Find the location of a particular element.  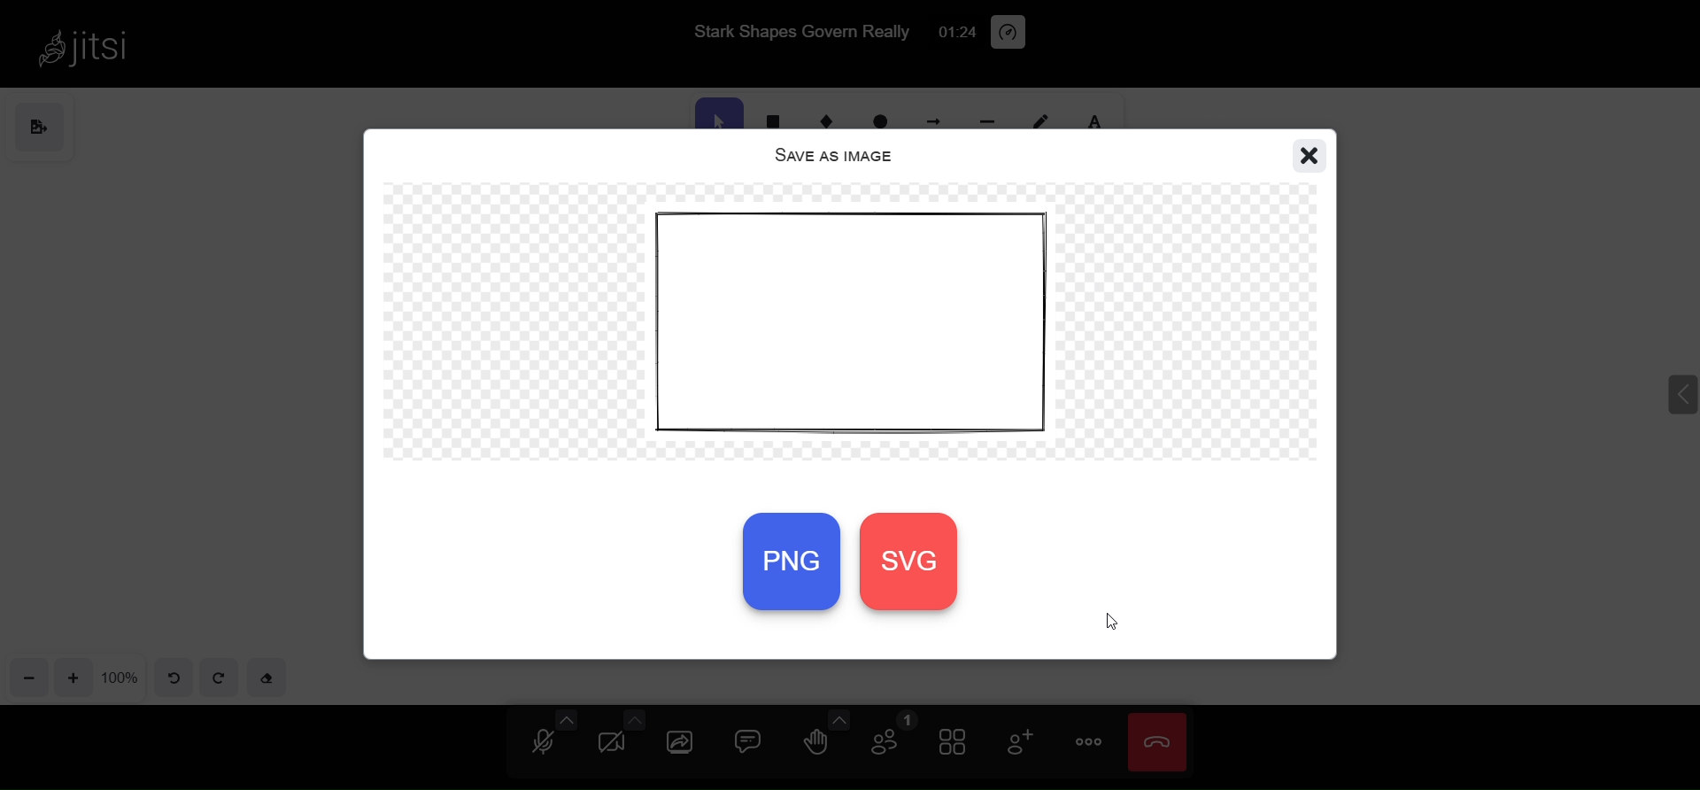

camera is located at coordinates (612, 744).